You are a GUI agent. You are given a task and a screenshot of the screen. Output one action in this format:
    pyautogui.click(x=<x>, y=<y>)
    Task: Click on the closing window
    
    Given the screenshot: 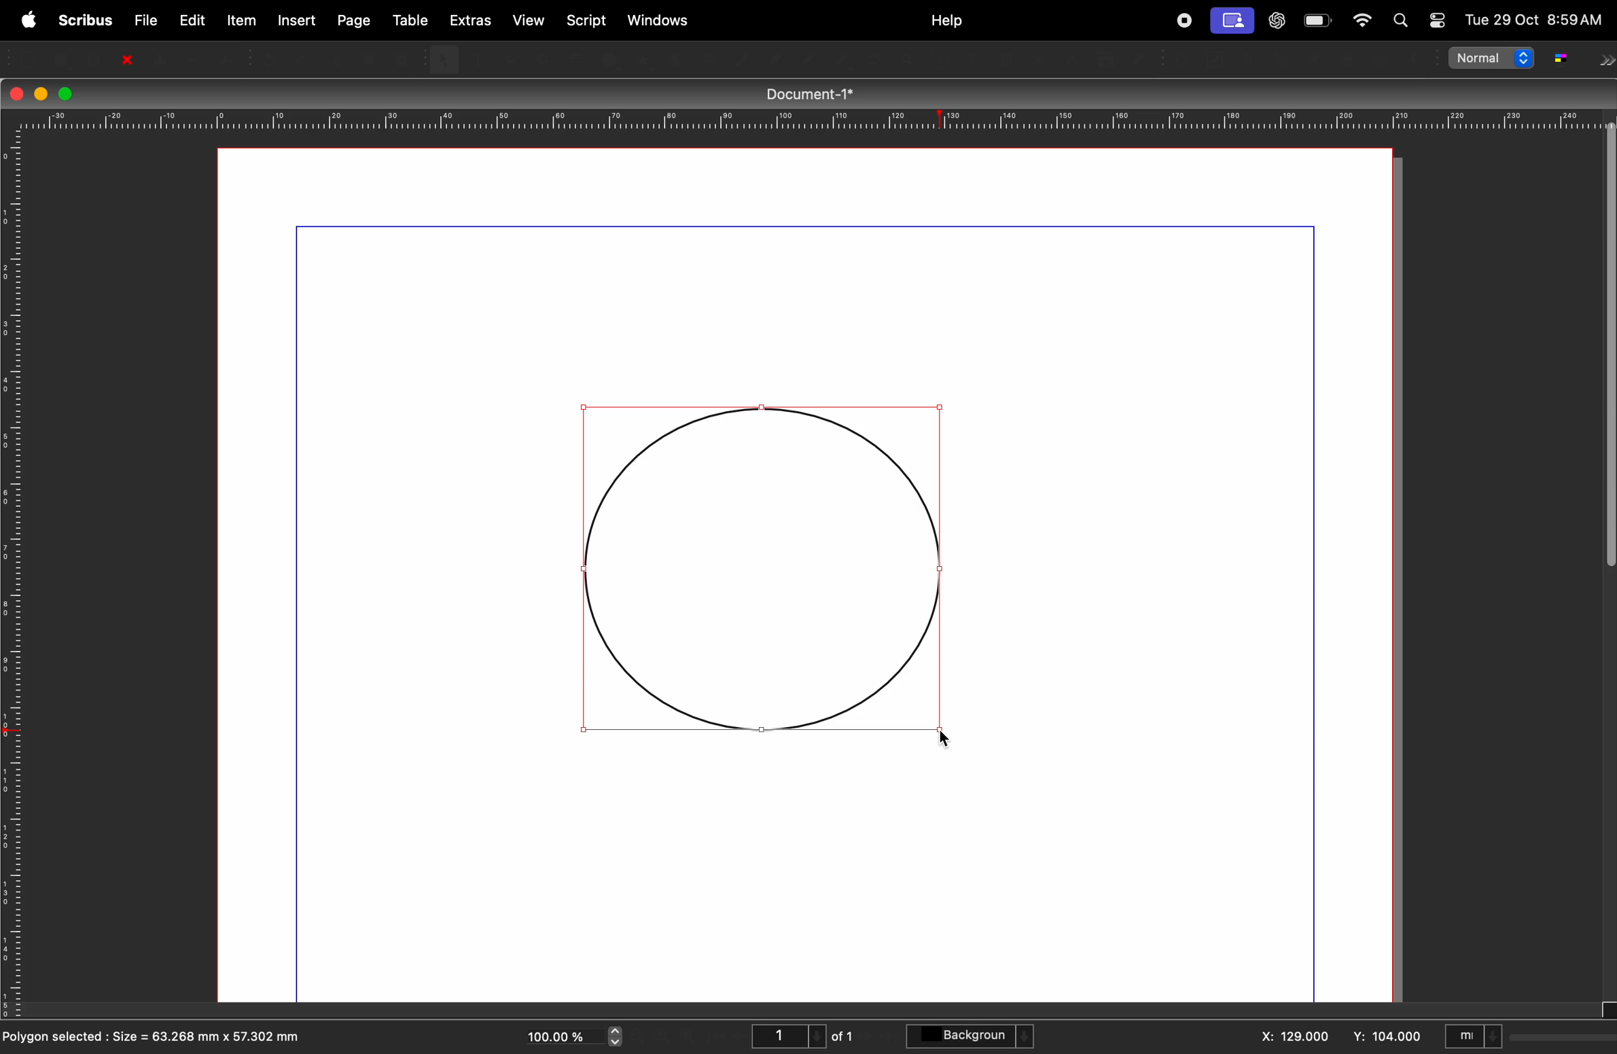 What is the action you would take?
    pyautogui.click(x=18, y=92)
    